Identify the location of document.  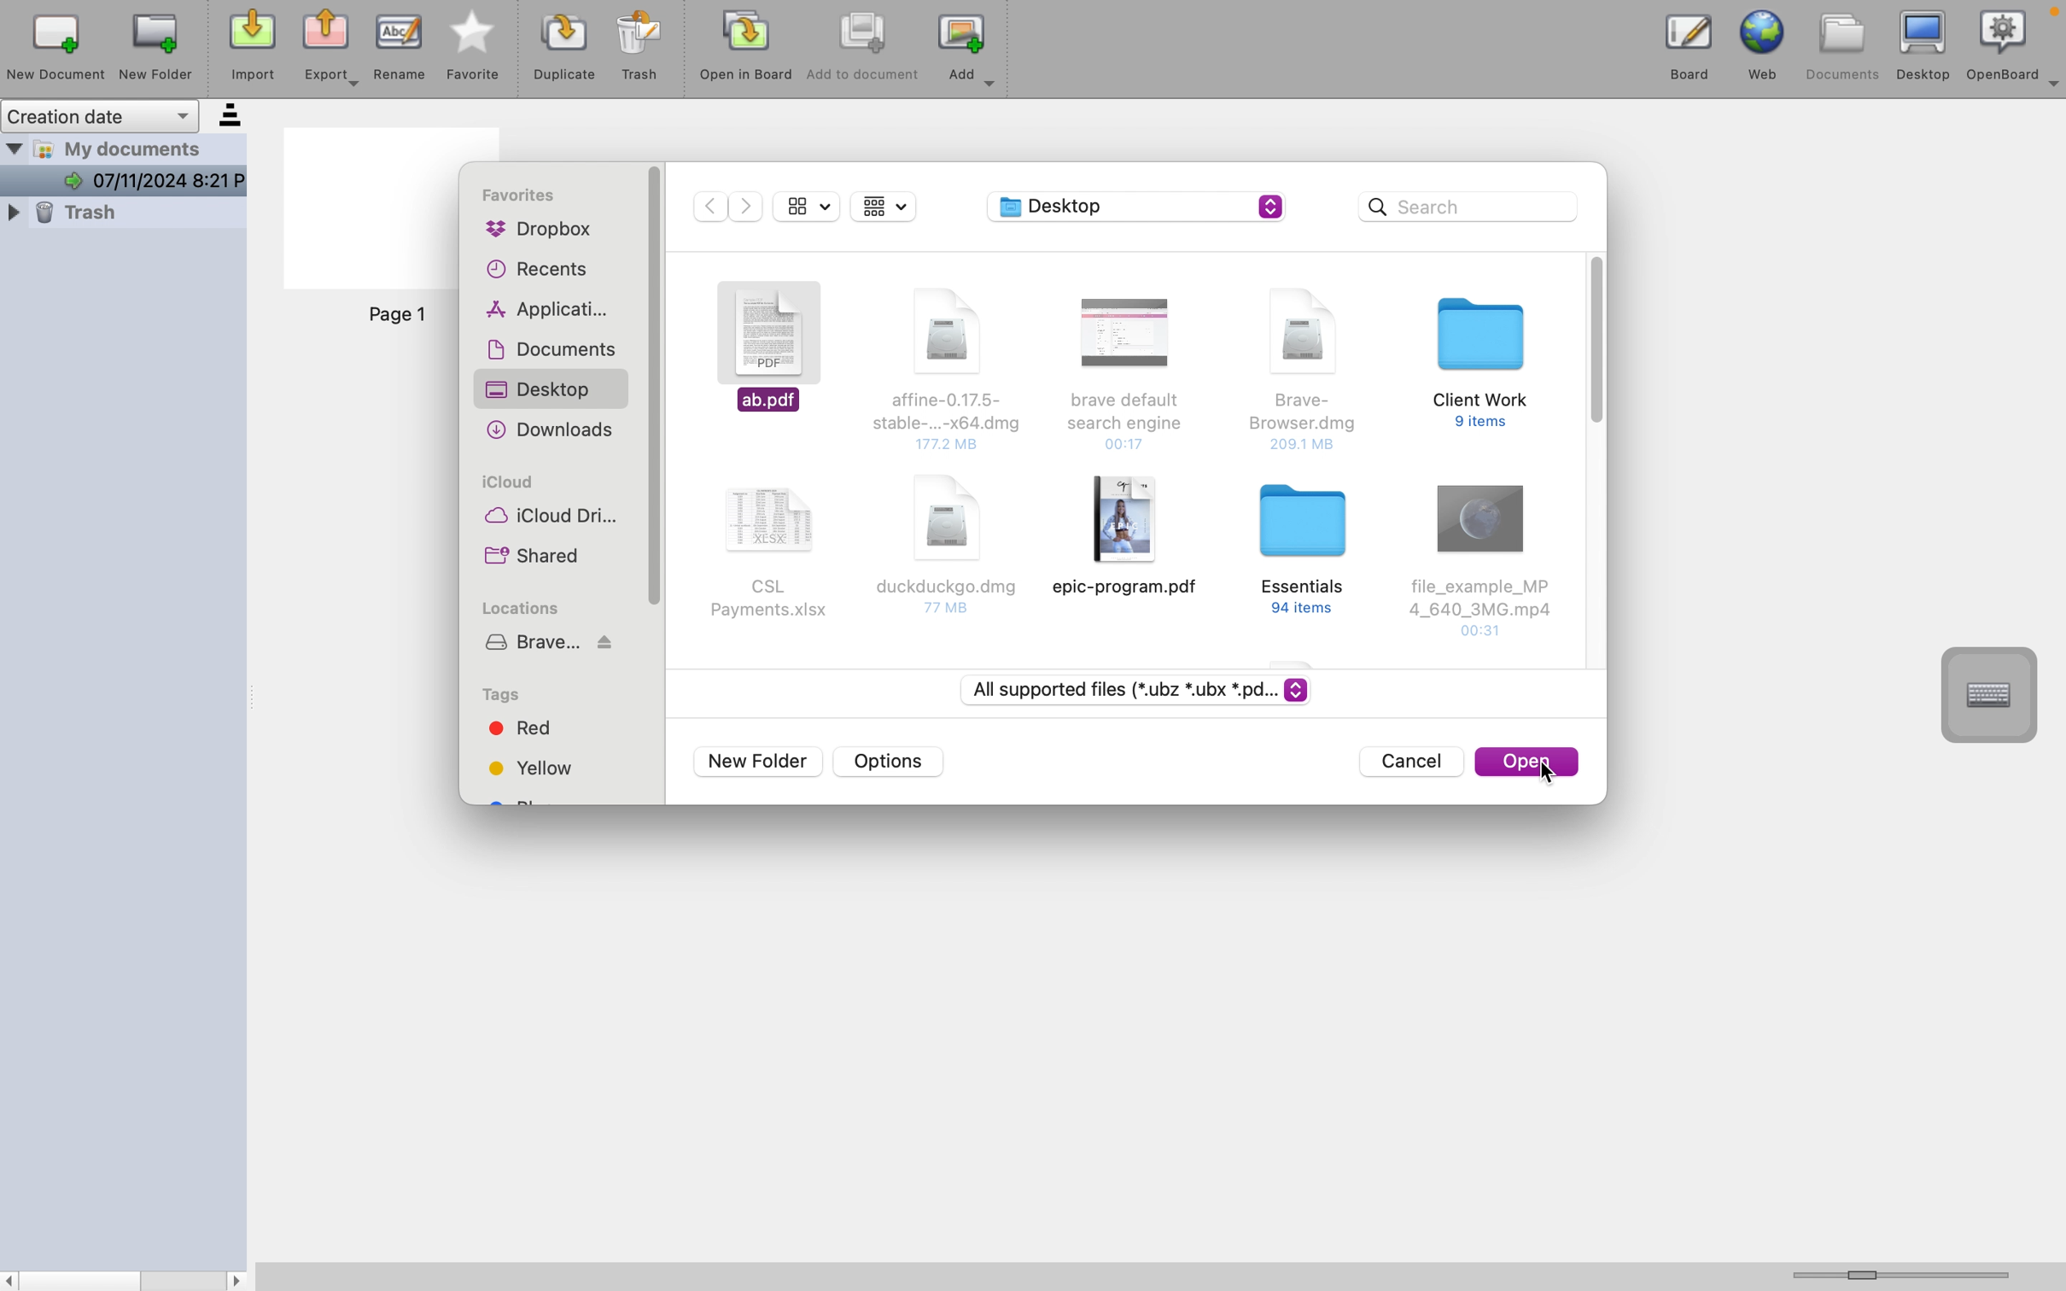
(1128, 544).